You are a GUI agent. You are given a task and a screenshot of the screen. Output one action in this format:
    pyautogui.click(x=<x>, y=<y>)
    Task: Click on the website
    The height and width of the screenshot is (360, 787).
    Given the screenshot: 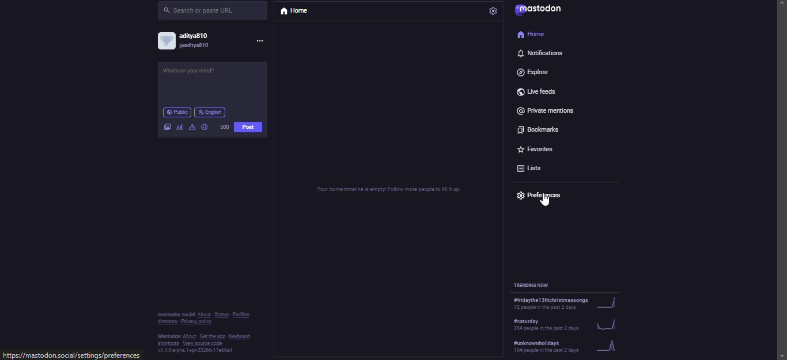 What is the action you would take?
    pyautogui.click(x=71, y=354)
    